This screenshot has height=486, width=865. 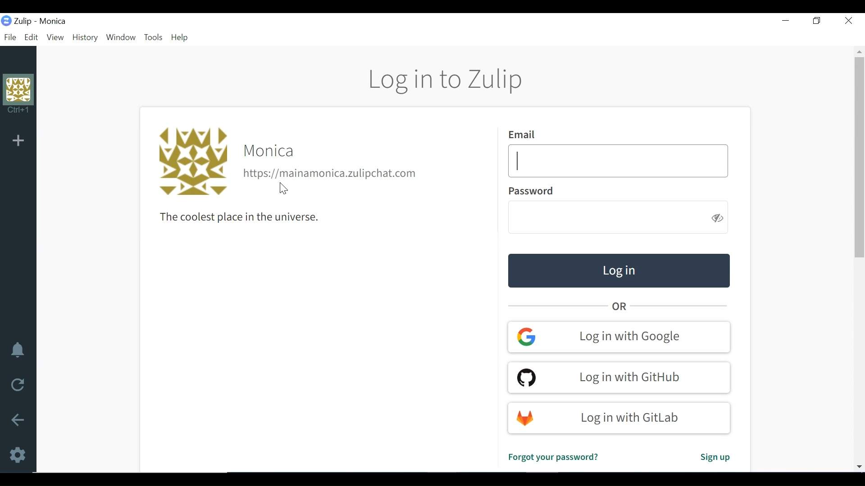 I want to click on Help, so click(x=182, y=38).